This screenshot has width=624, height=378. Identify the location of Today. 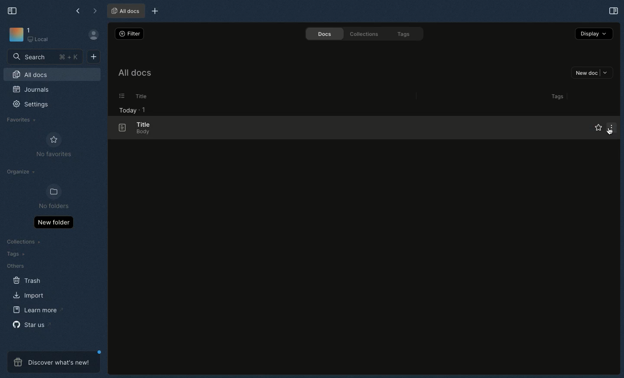
(125, 110).